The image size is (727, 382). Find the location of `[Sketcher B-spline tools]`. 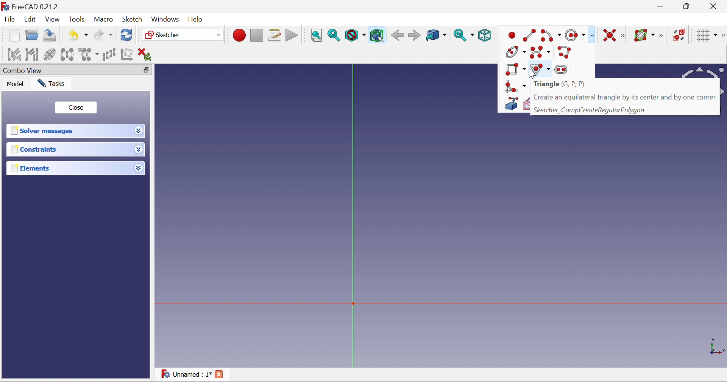

[Sketcher B-spline tools] is located at coordinates (663, 36).